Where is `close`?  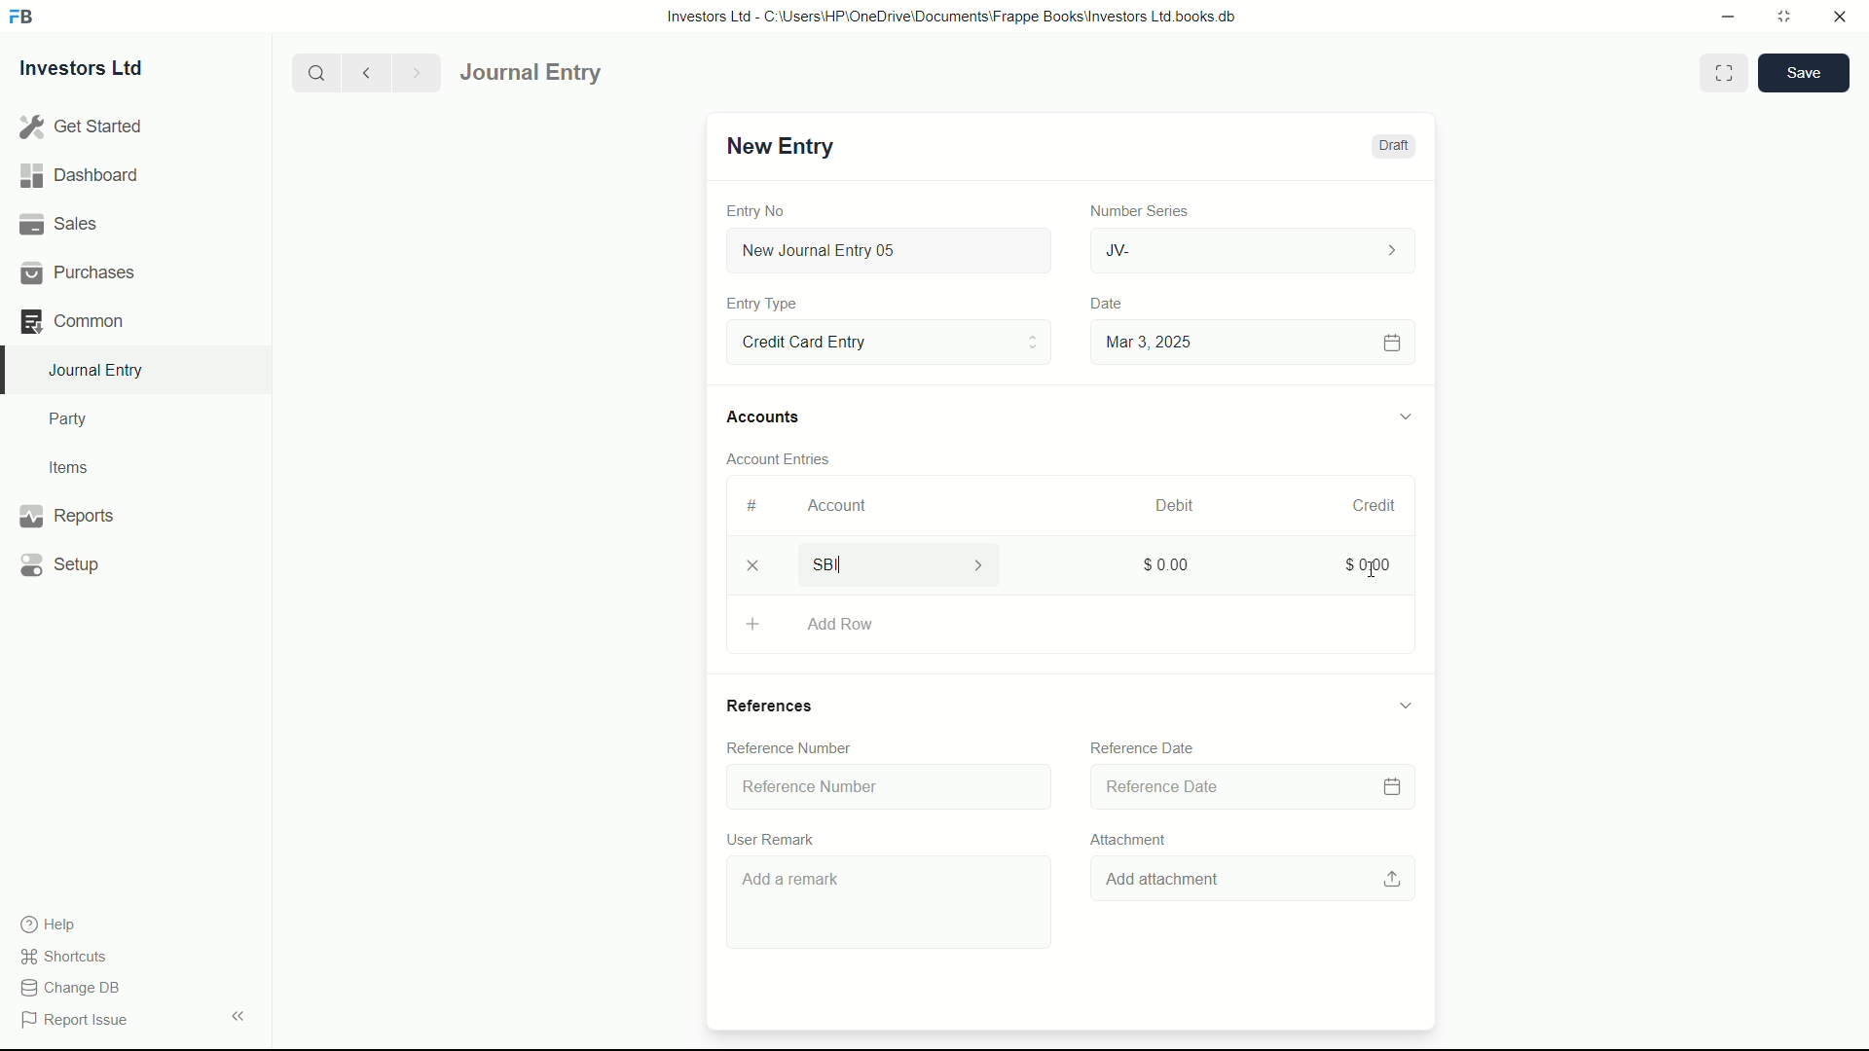 close is located at coordinates (1841, 18).